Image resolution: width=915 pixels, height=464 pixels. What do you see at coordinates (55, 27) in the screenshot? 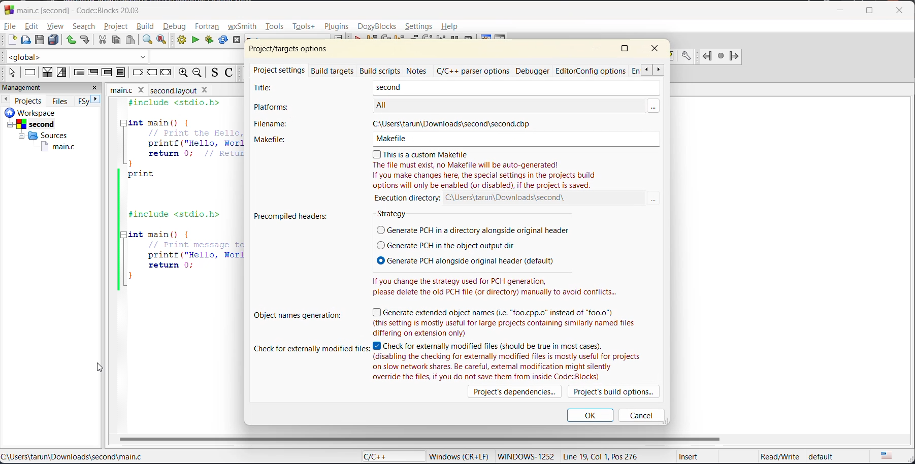
I see `view` at bounding box center [55, 27].